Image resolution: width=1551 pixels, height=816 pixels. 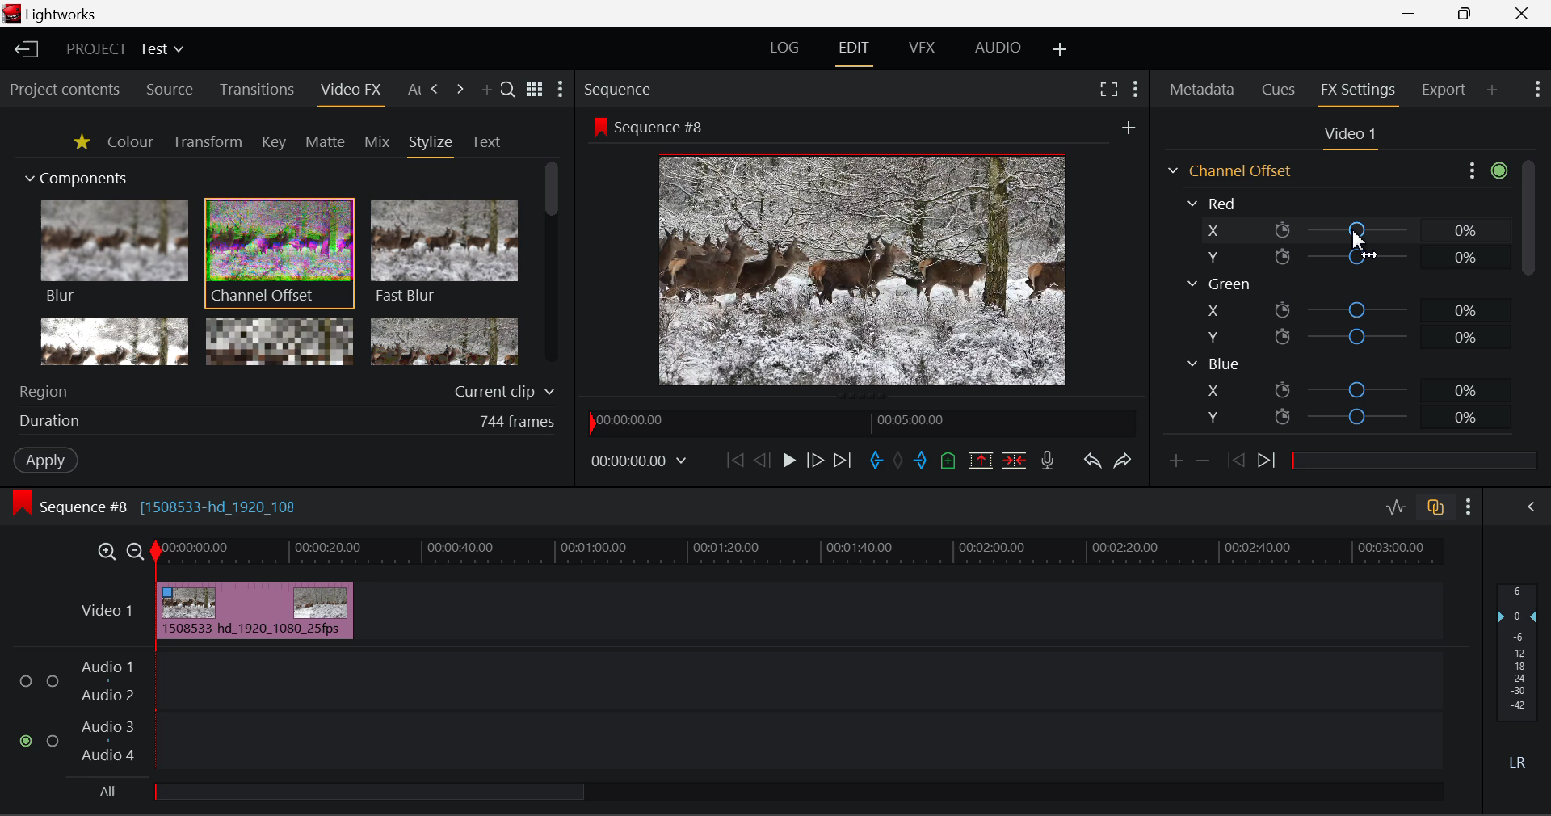 What do you see at coordinates (1175, 465) in the screenshot?
I see `Add keyframe` at bounding box center [1175, 465].